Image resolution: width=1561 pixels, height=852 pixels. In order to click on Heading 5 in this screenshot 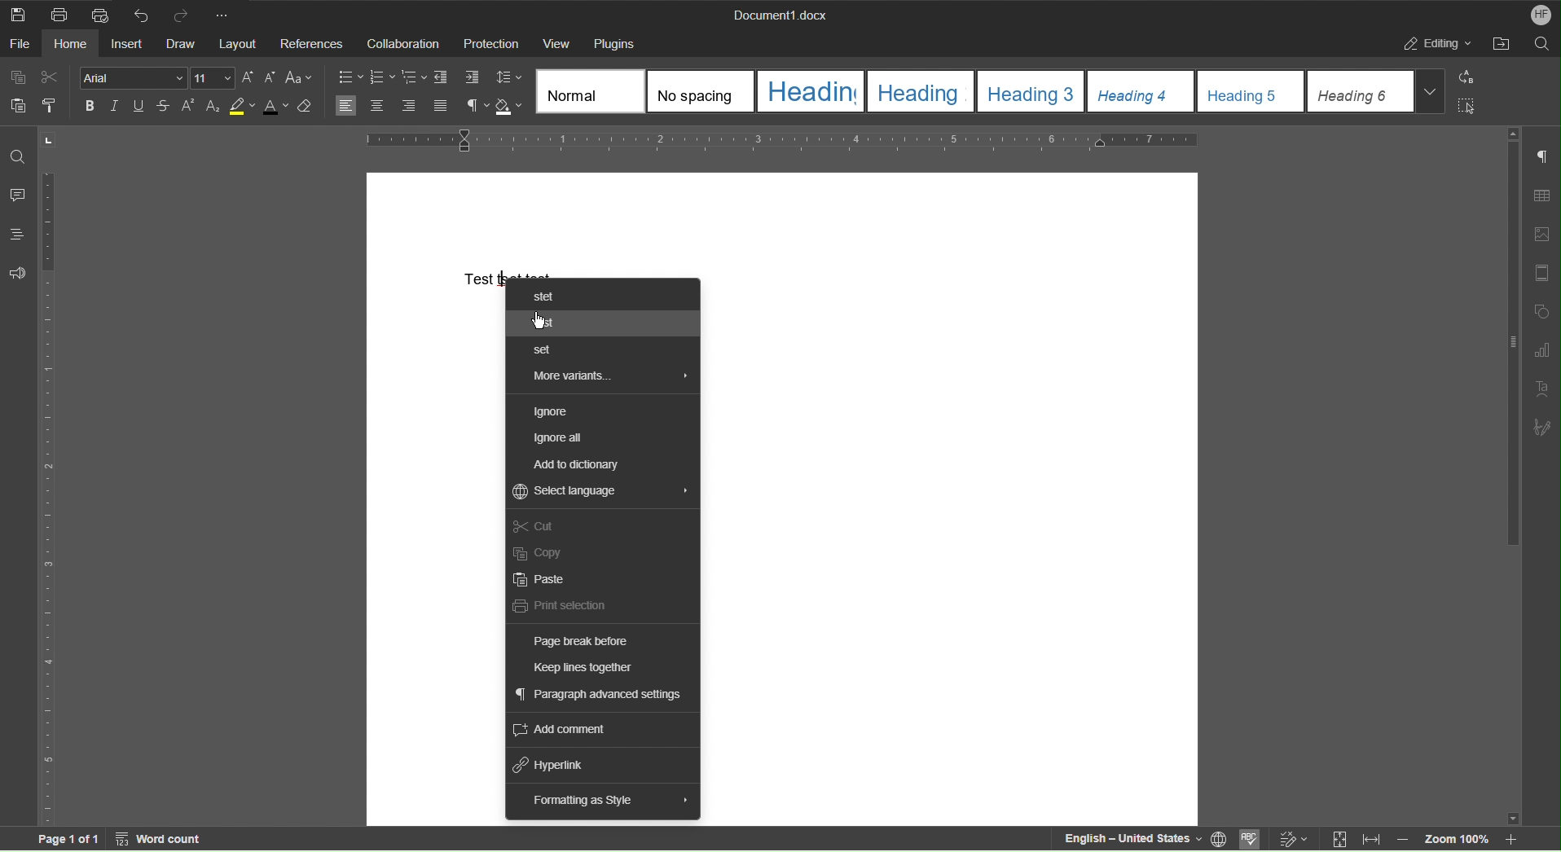, I will do `click(1251, 92)`.